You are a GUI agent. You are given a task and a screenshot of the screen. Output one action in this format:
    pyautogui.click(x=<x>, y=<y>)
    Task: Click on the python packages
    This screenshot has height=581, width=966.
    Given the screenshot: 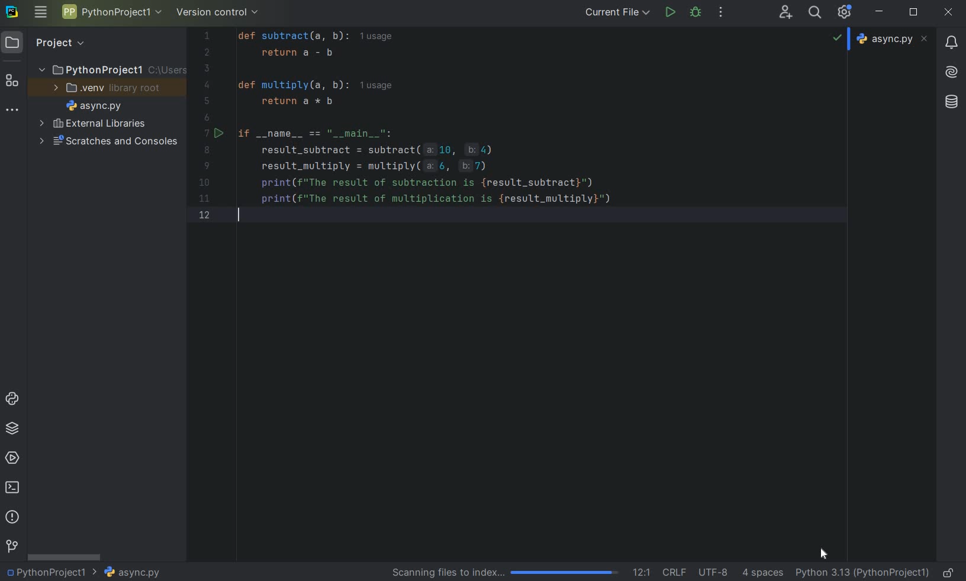 What is the action you would take?
    pyautogui.click(x=11, y=430)
    